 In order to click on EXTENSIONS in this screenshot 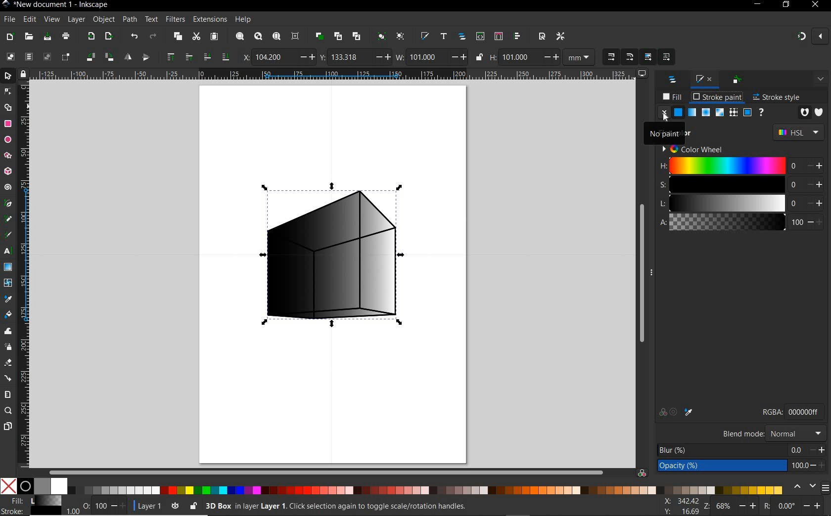, I will do `click(209, 20)`.